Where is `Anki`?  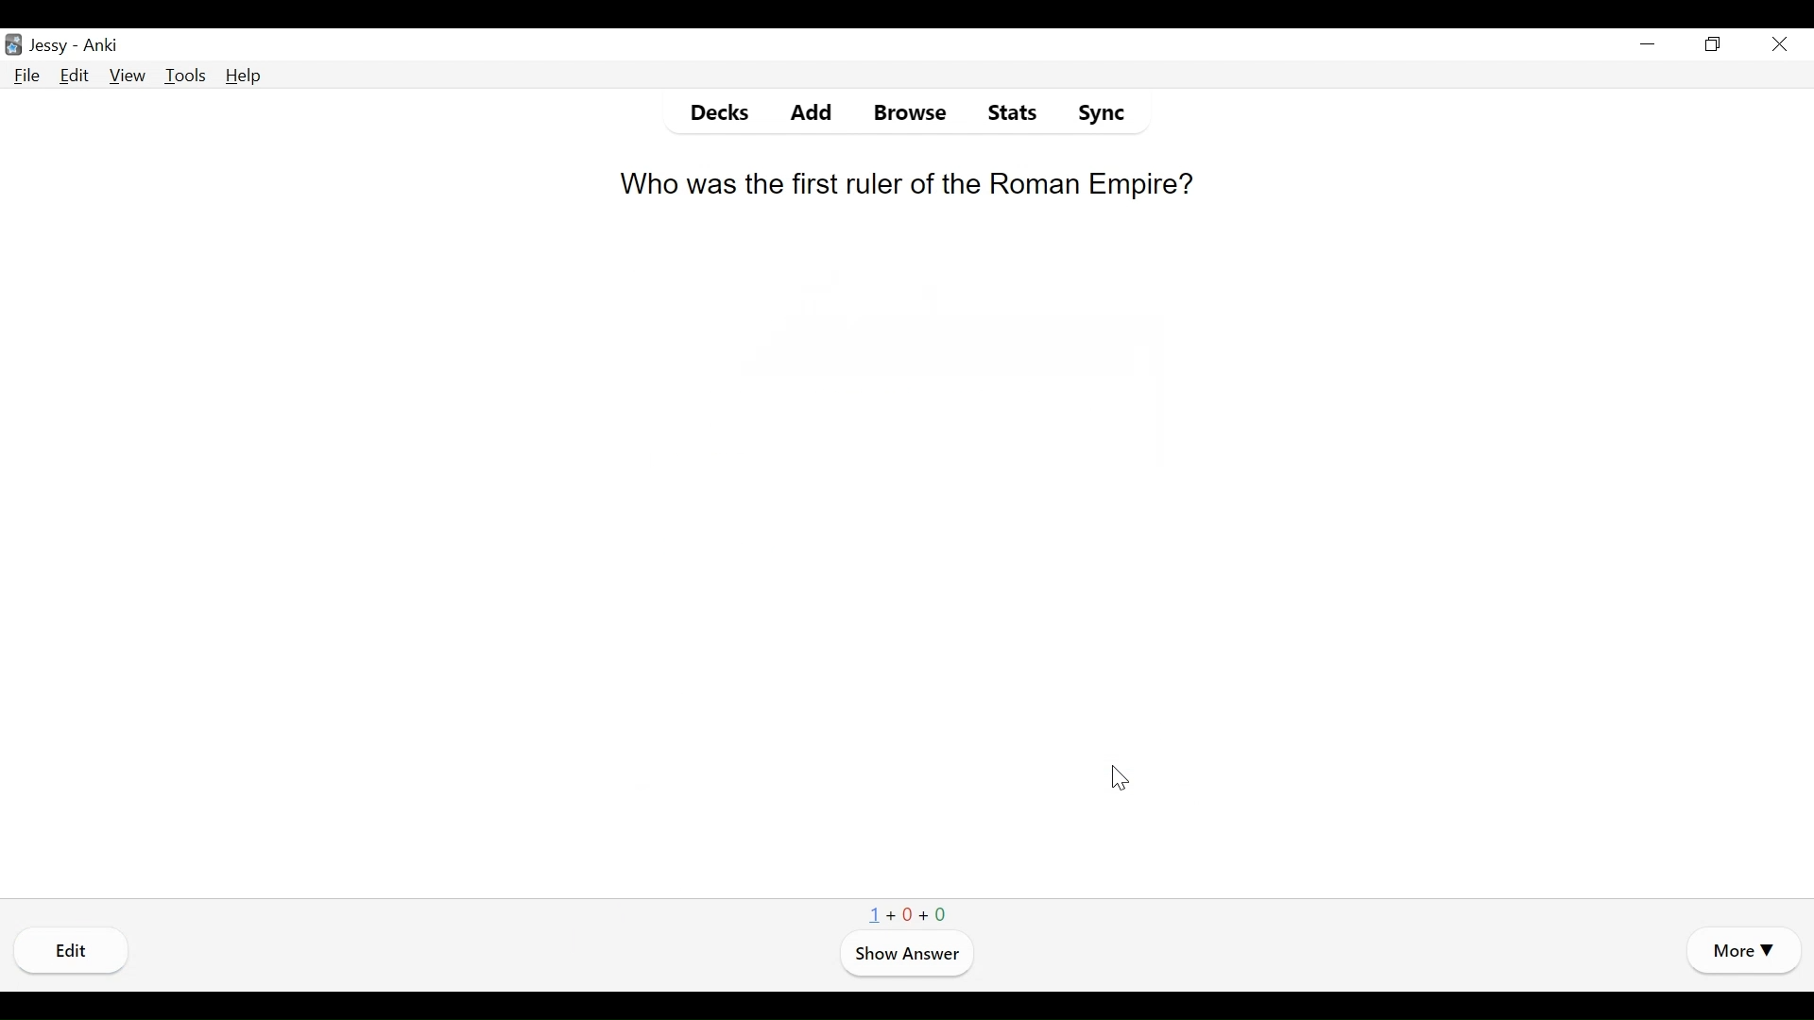
Anki is located at coordinates (103, 47).